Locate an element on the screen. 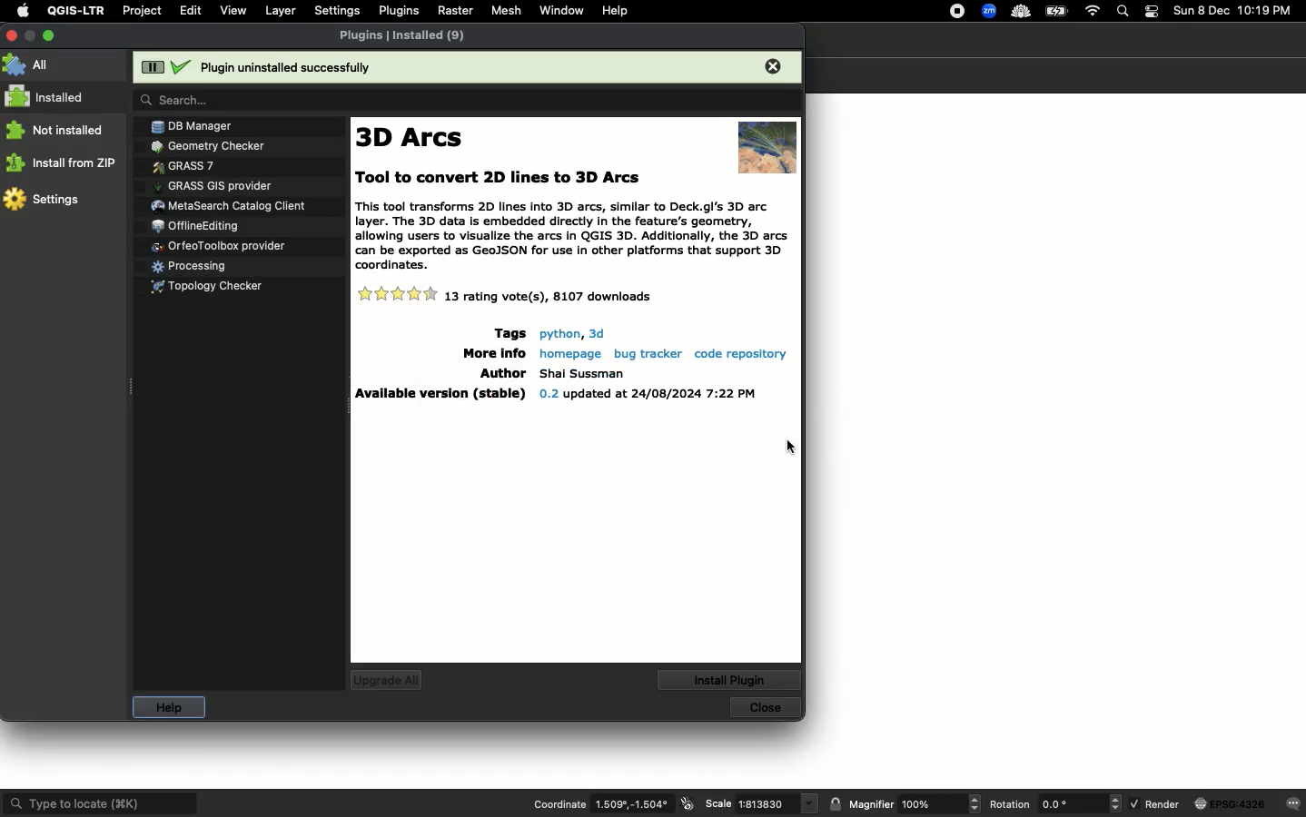 Image resolution: width=1306 pixels, height=817 pixels. Plugins is located at coordinates (237, 287).